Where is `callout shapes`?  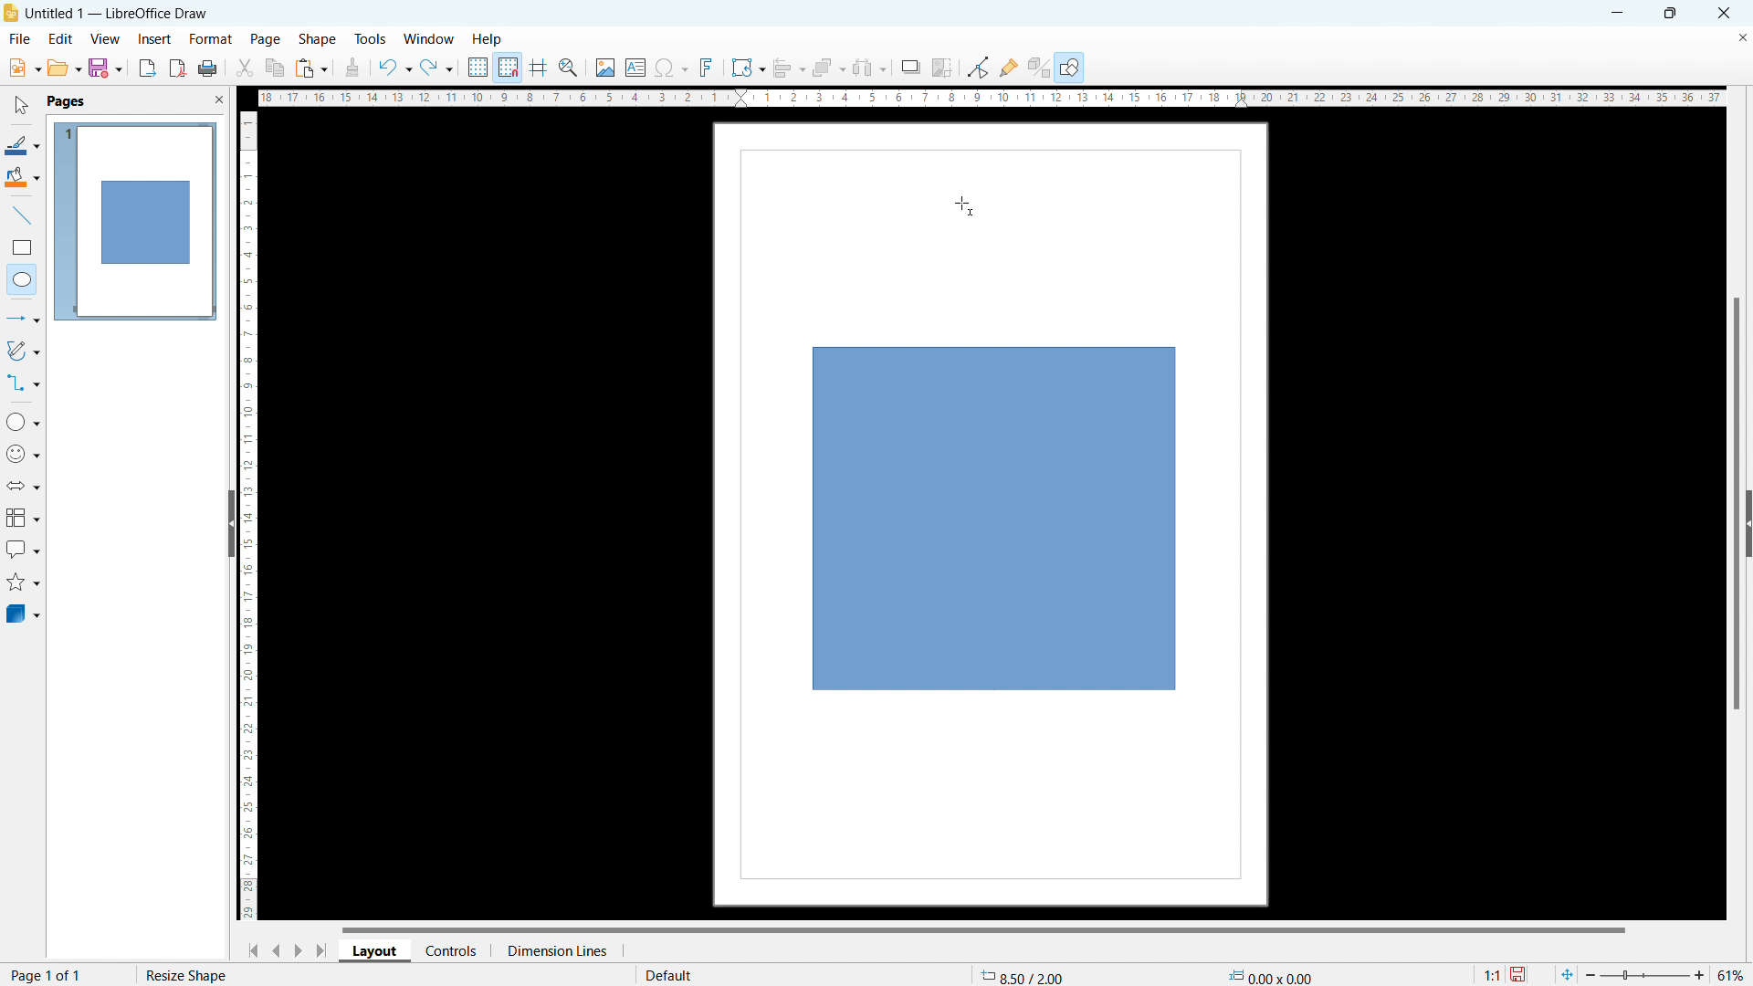 callout shapes is located at coordinates (24, 550).